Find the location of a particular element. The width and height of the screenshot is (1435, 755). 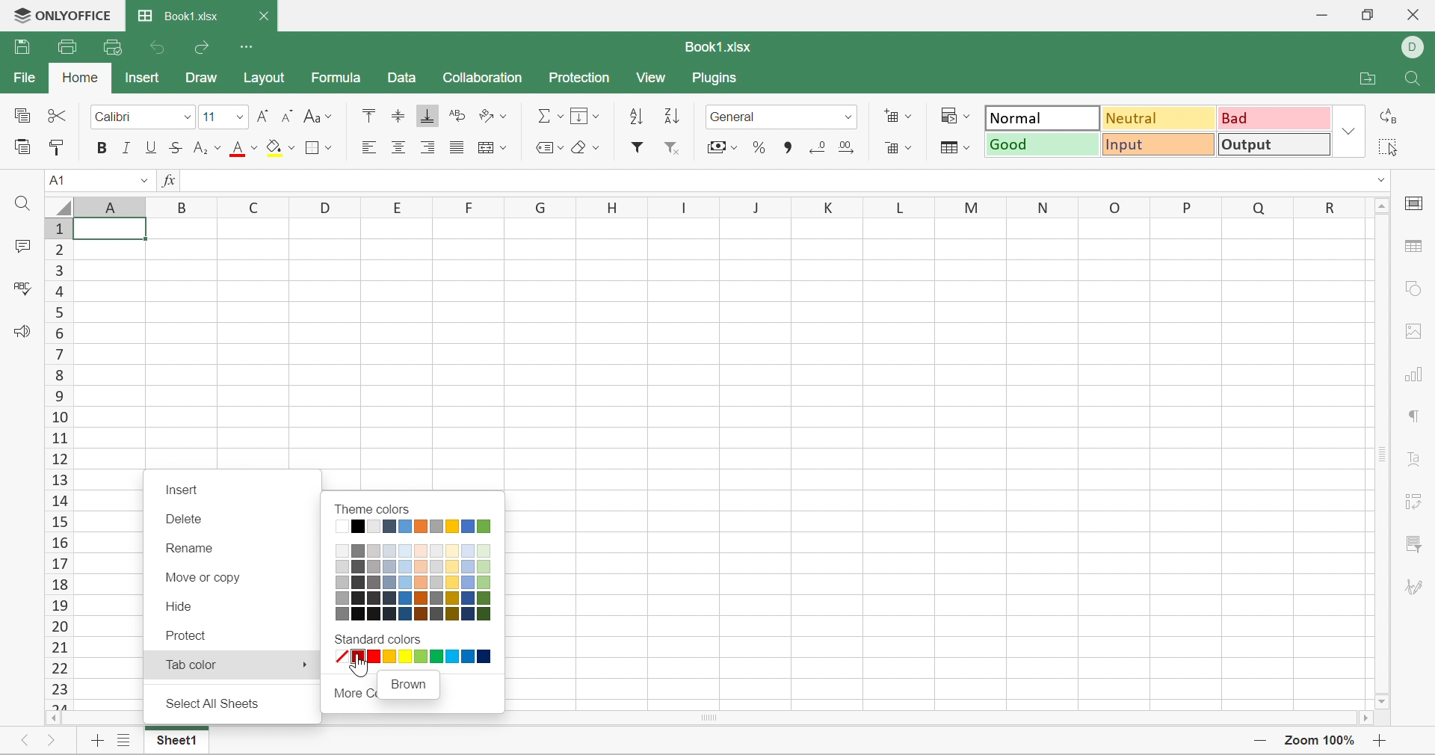

A1 is located at coordinates (60, 181).